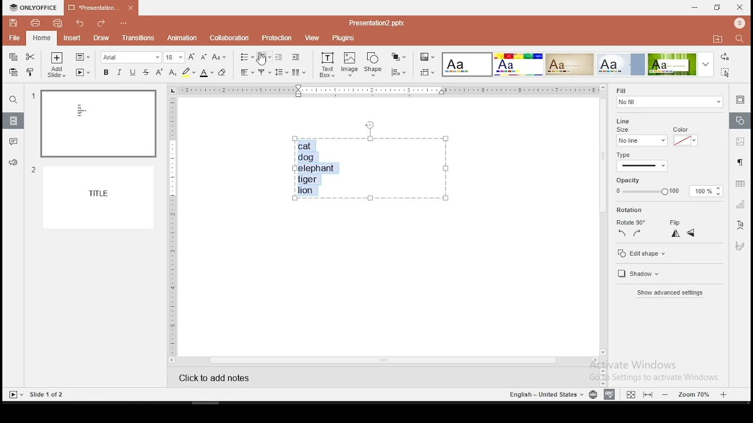  Describe the element at coordinates (279, 57) in the screenshot. I see `decrease indent` at that location.